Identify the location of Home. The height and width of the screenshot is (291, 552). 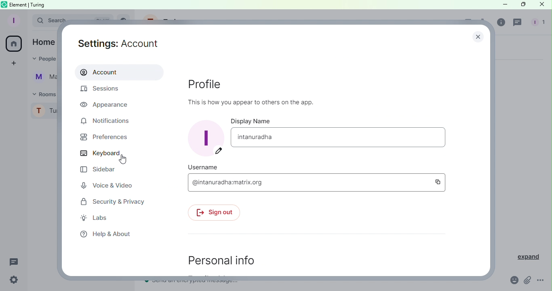
(42, 42).